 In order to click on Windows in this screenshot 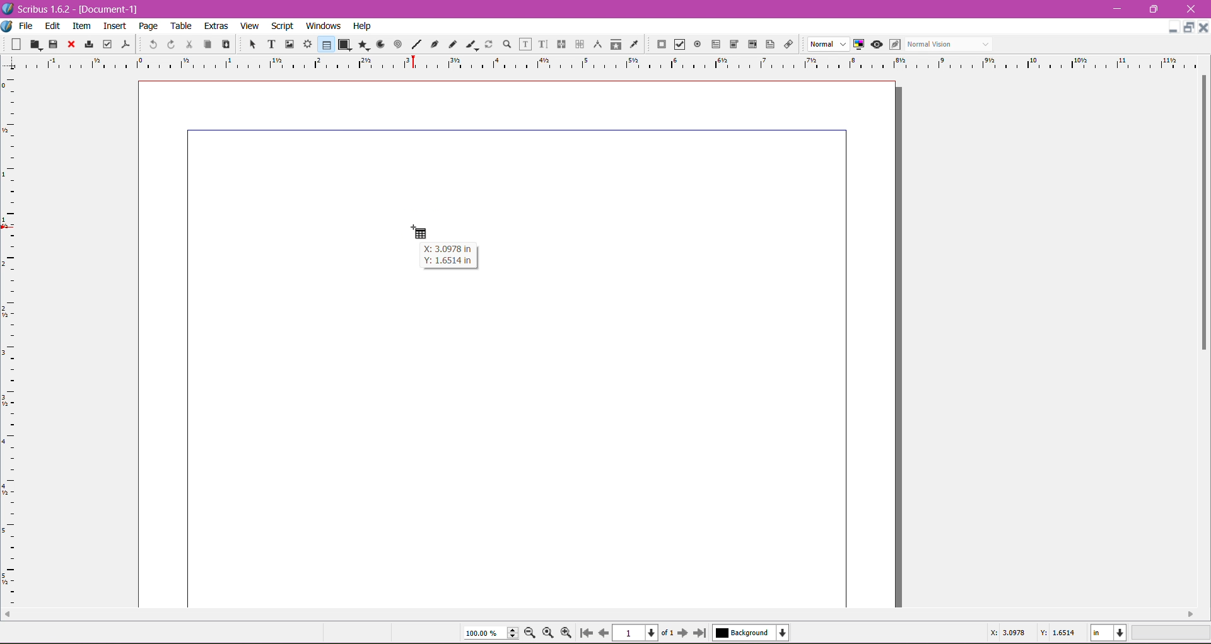, I will do `click(322, 25)`.